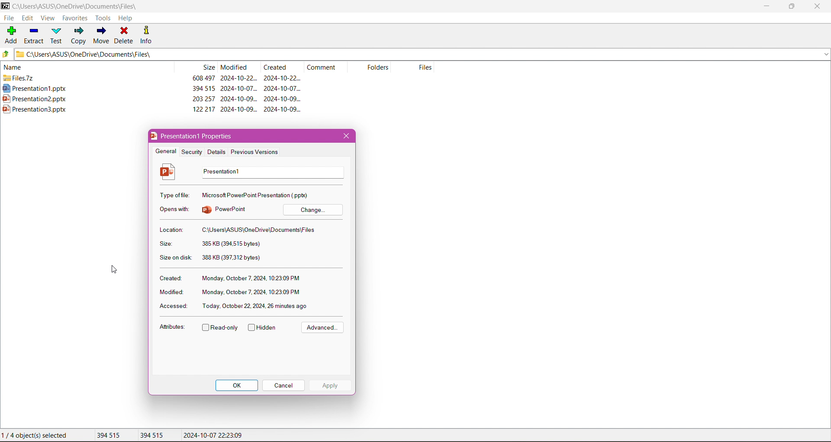 This screenshot has height=442, width=831. Describe the element at coordinates (314, 209) in the screenshot. I see `Change ` at that location.